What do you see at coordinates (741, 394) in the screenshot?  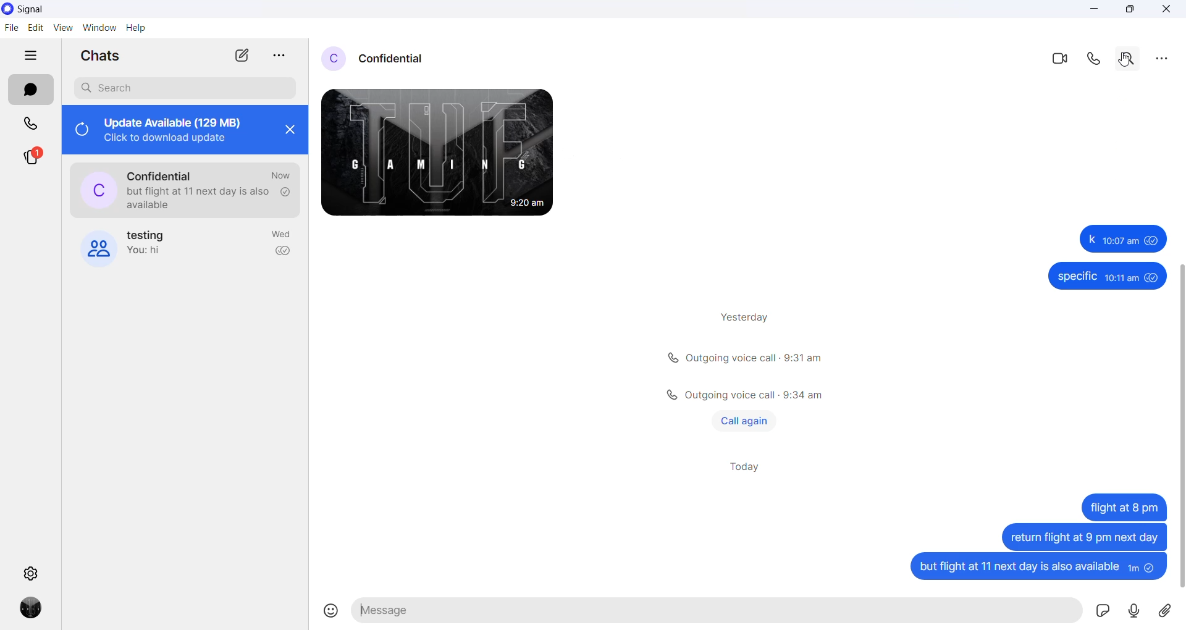 I see `` at bounding box center [741, 394].